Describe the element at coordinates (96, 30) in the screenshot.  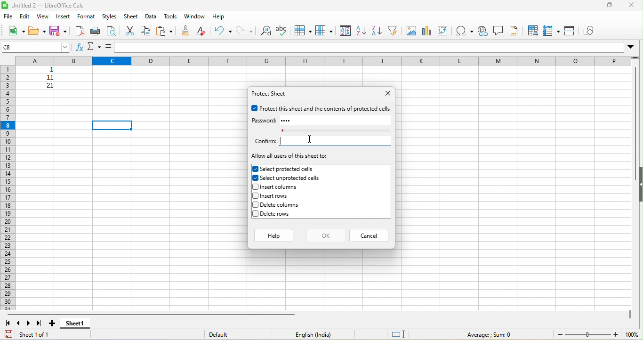
I see `print` at that location.